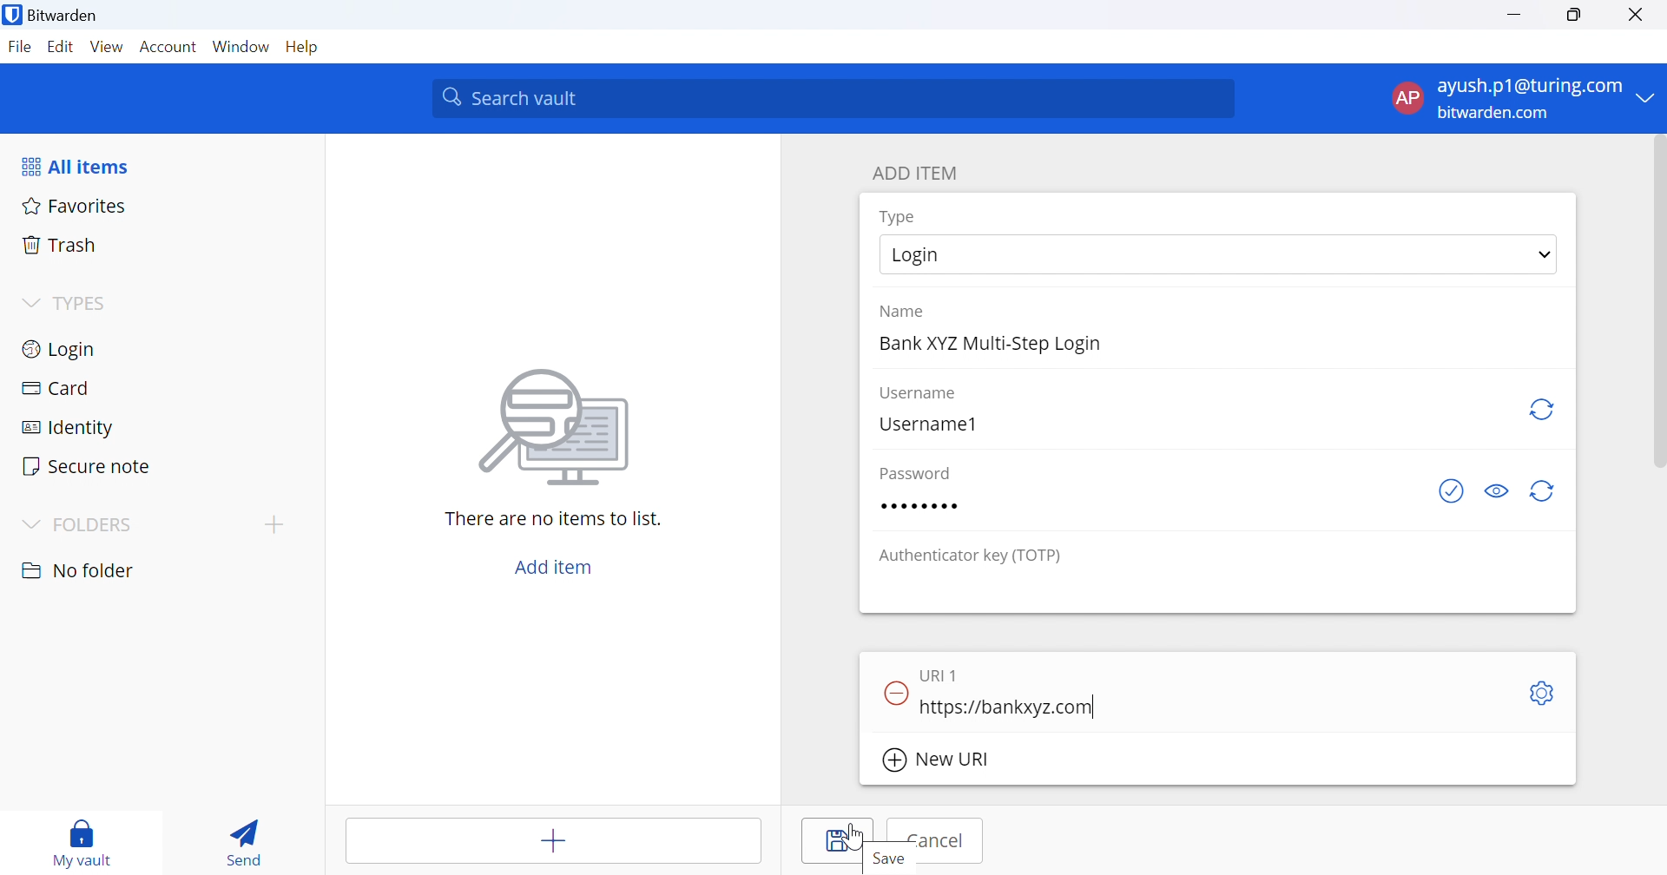 Image resolution: width=1667 pixels, height=875 pixels. Describe the element at coordinates (75, 205) in the screenshot. I see `Favorites` at that location.